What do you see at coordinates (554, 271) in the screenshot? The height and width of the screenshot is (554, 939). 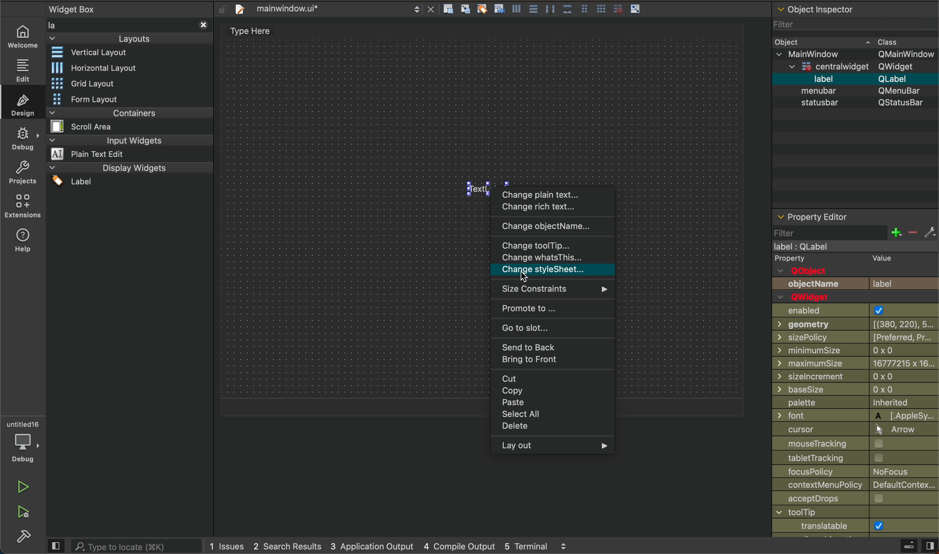 I see `` at bounding box center [554, 271].